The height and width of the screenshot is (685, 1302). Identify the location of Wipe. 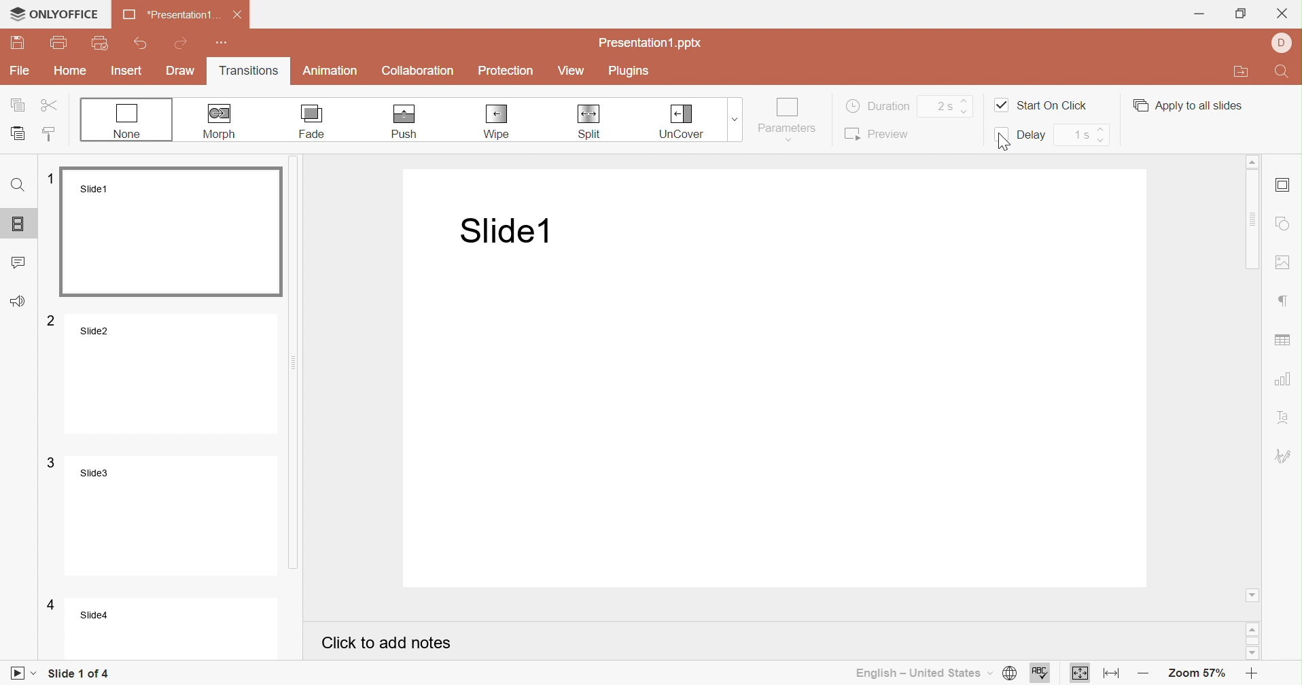
(499, 122).